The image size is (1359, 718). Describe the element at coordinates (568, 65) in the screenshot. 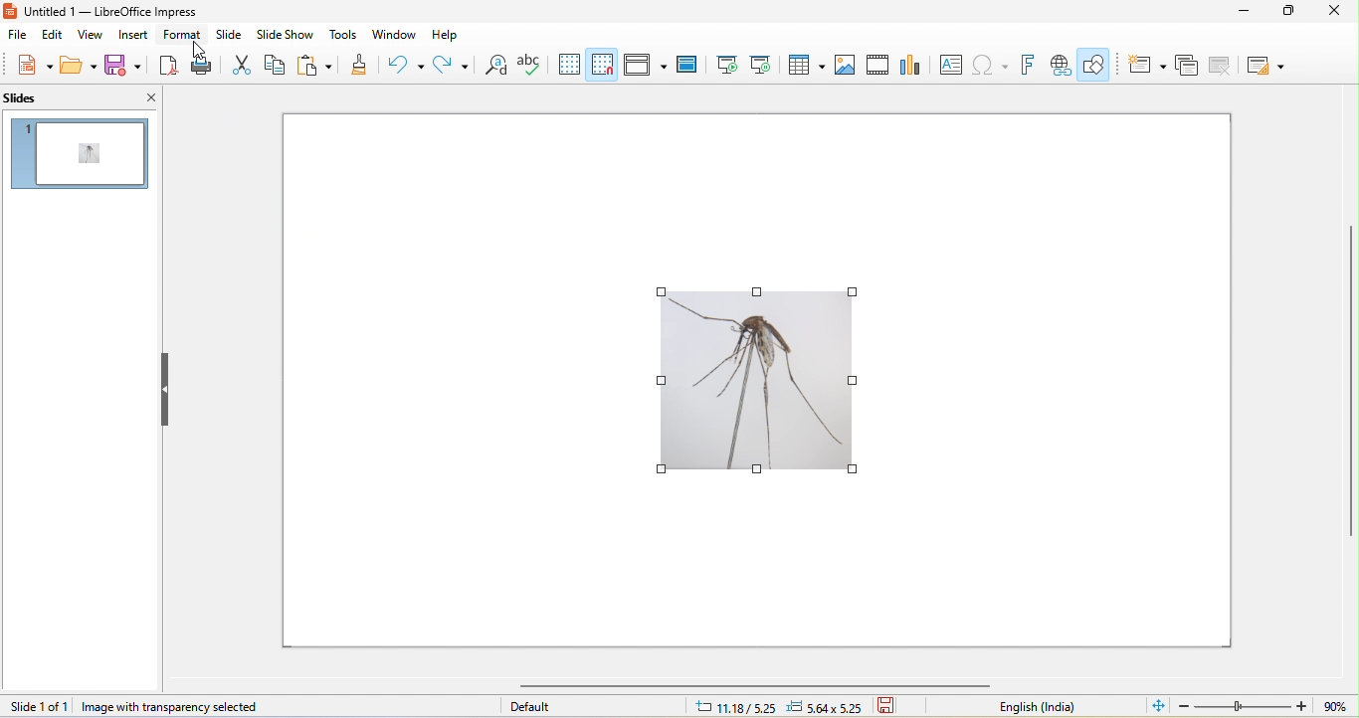

I see `display grid` at that location.